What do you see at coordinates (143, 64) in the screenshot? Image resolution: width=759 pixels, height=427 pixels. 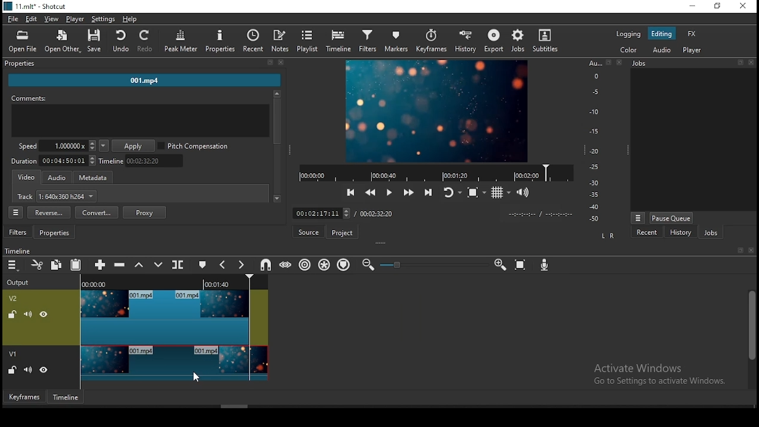 I see `properties` at bounding box center [143, 64].